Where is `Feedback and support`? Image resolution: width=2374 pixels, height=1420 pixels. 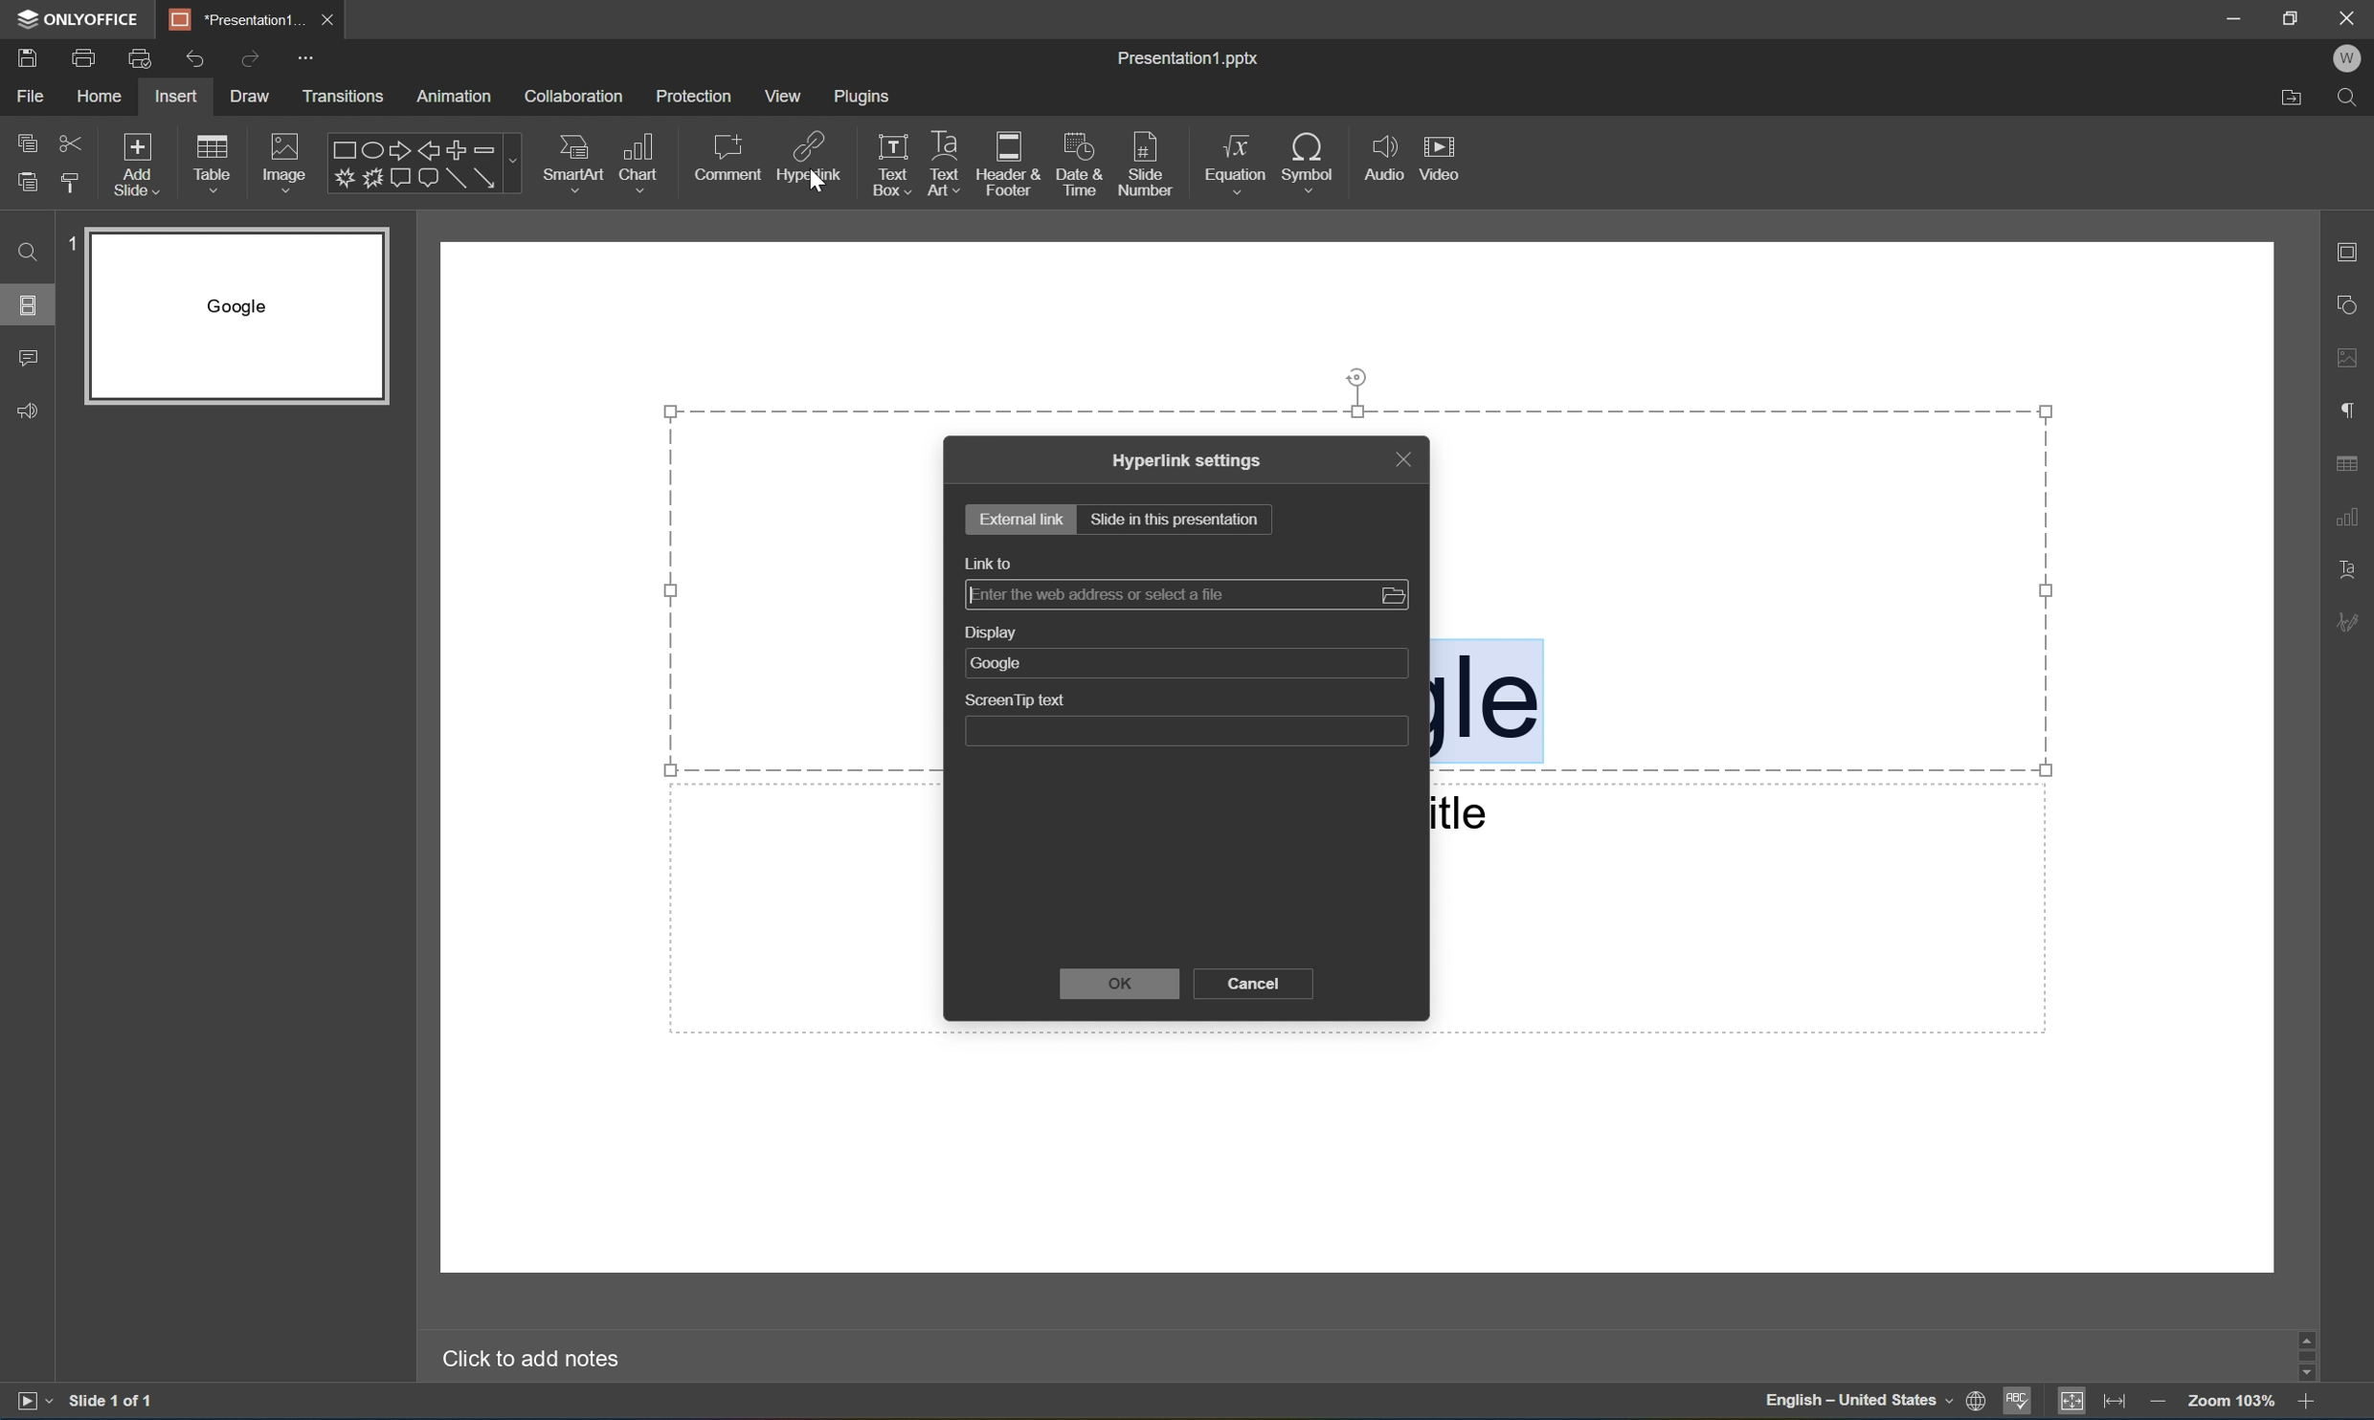
Feedback and support is located at coordinates (27, 409).